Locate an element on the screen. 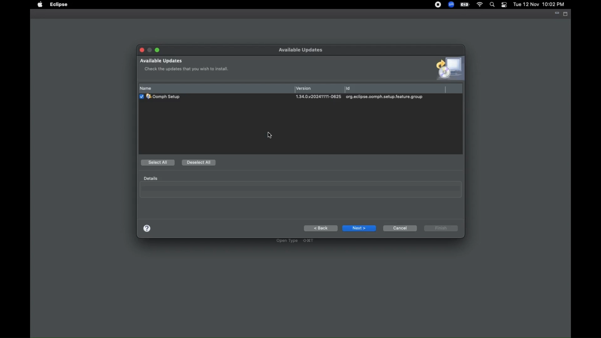 This screenshot has height=338, width=601. Apple Desktop Icon is located at coordinates (40, 5).